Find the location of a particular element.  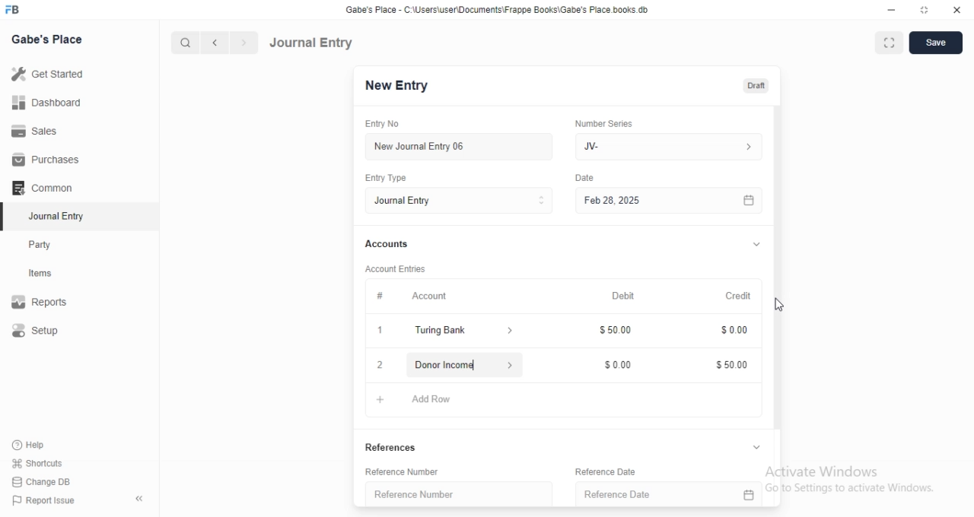

$000 is located at coordinates (736, 331).